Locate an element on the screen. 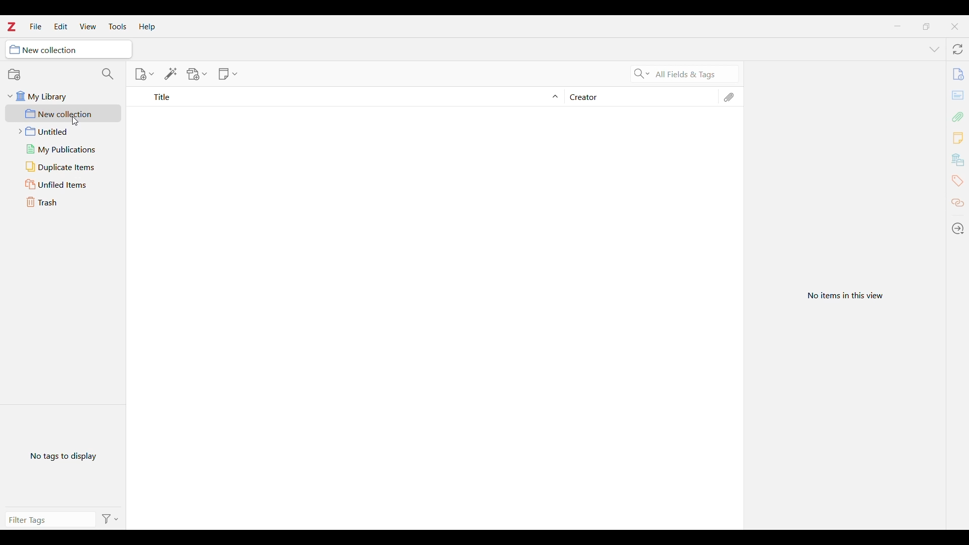 The width and height of the screenshot is (969, 545). cards is located at coordinates (959, 96).